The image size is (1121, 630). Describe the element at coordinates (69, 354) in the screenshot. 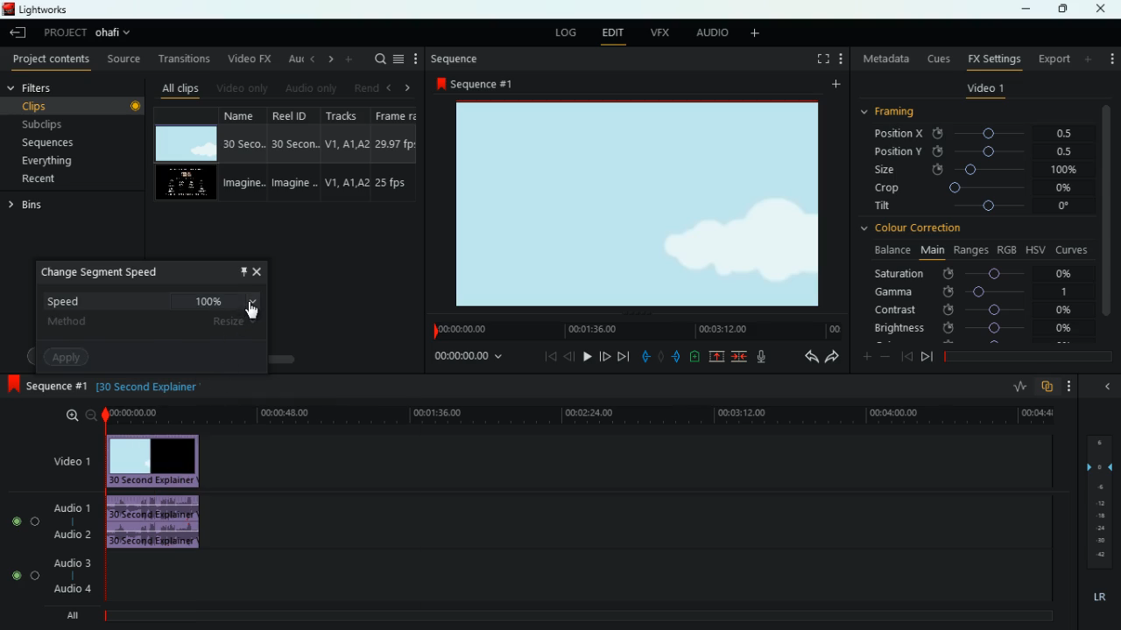

I see `apply` at that location.